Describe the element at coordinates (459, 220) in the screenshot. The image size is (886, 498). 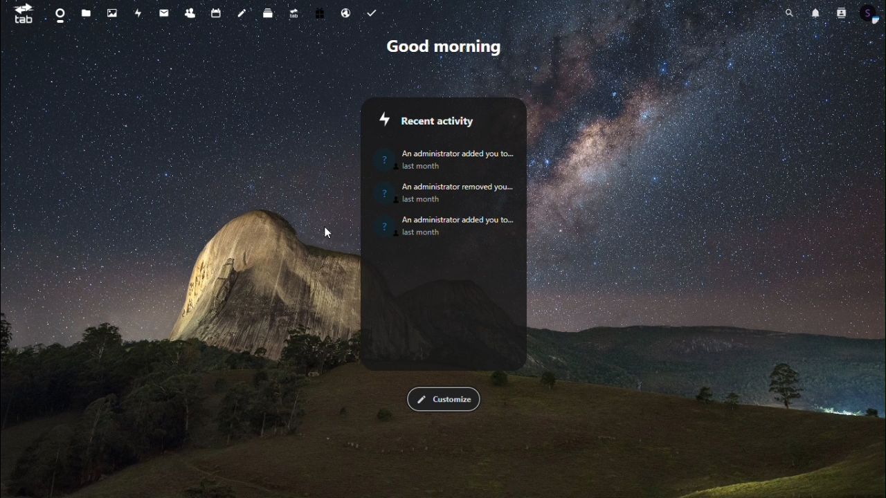
I see `‘An administrator added you to...` at that location.